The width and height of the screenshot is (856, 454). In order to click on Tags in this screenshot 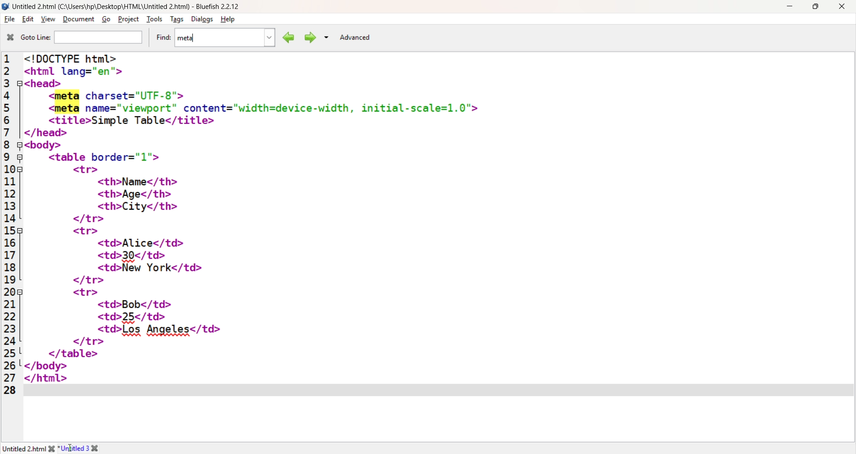, I will do `click(176, 19)`.